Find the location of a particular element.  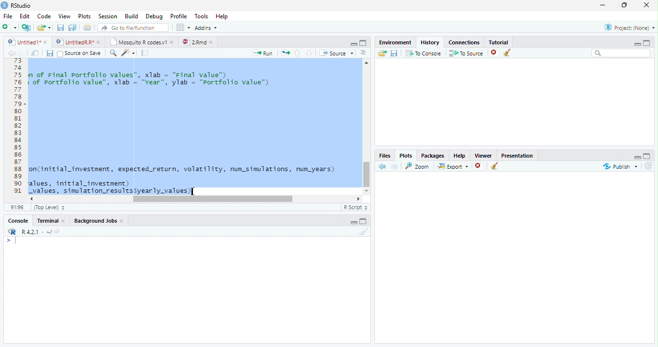

2.Rmd is located at coordinates (198, 42).